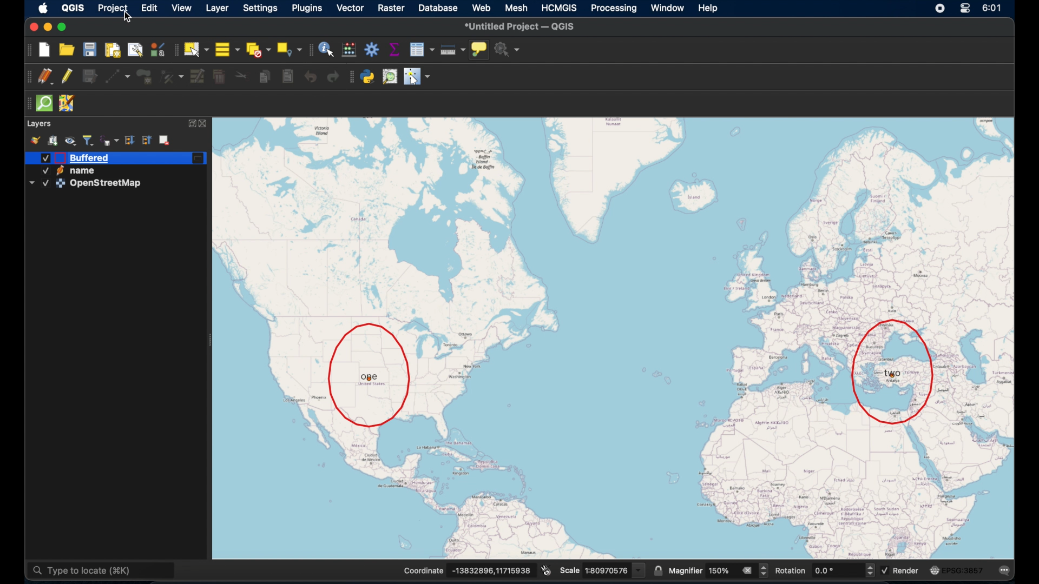 Image resolution: width=1039 pixels, height=584 pixels. Describe the element at coordinates (326, 49) in the screenshot. I see `identify features` at that location.